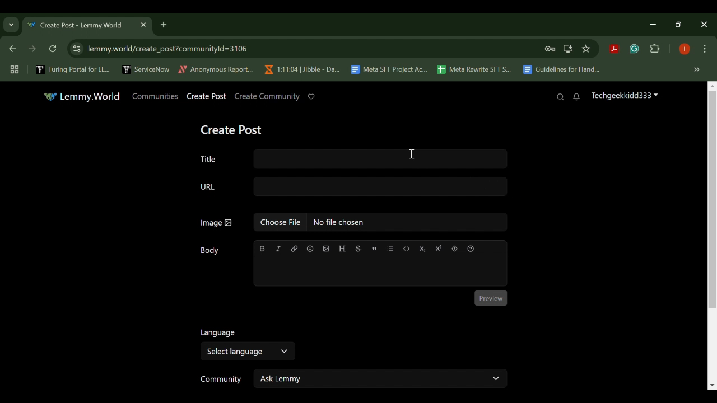 The width and height of the screenshot is (717, 403). What do you see at coordinates (216, 69) in the screenshot?
I see `Anonymous Report...` at bounding box center [216, 69].